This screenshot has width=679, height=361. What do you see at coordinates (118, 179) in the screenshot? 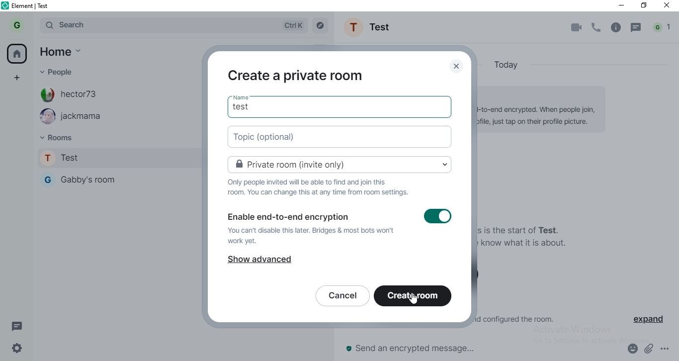
I see `gabby's room` at bounding box center [118, 179].